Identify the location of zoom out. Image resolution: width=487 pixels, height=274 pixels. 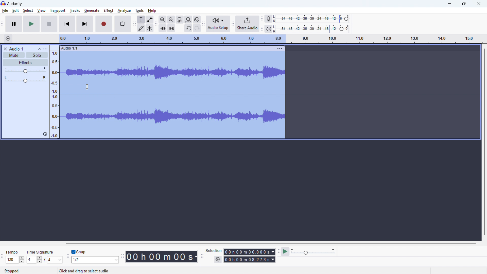
(171, 20).